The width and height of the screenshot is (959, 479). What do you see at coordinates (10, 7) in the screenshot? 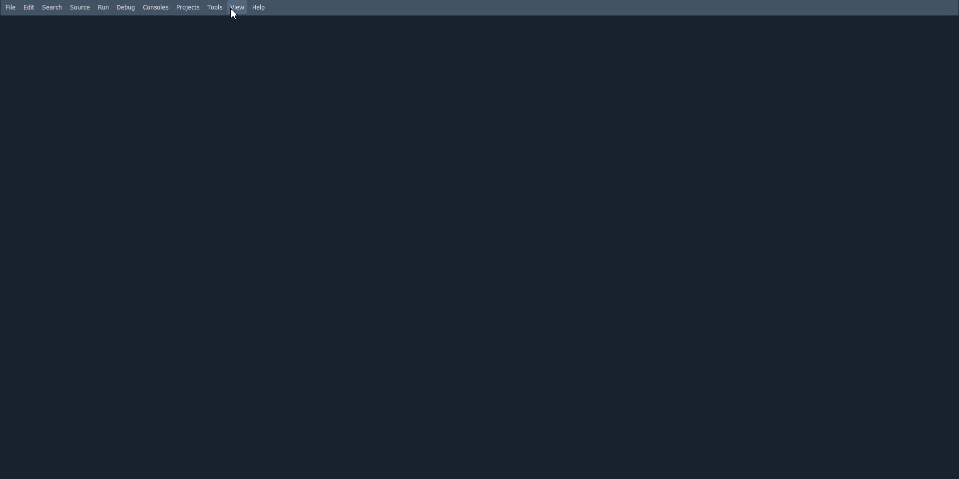
I see `File` at bounding box center [10, 7].